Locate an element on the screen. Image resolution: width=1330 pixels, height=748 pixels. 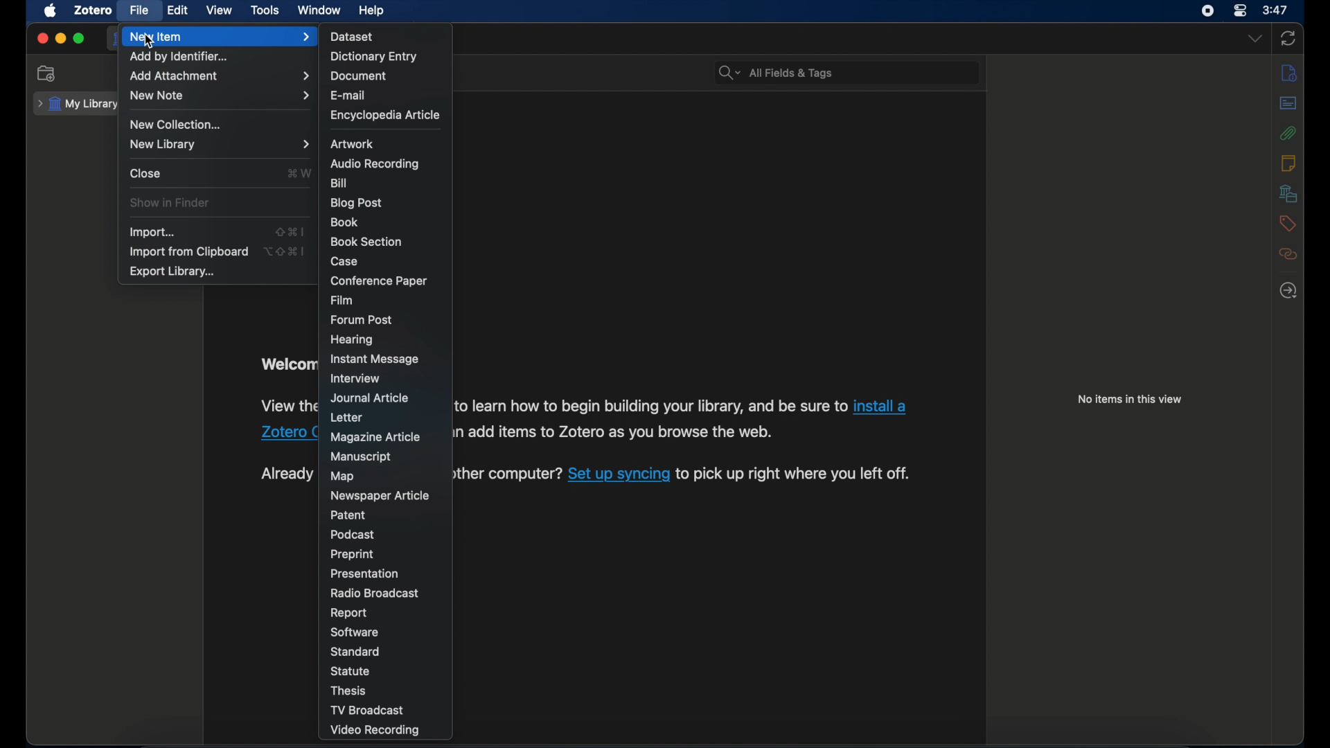
audio recording is located at coordinates (375, 163).